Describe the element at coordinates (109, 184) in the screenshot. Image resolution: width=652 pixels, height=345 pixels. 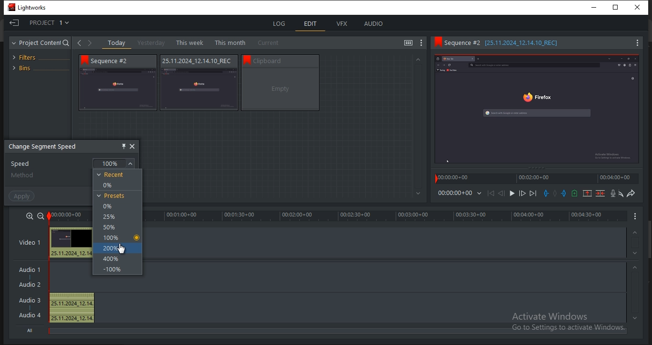
I see `0` at that location.